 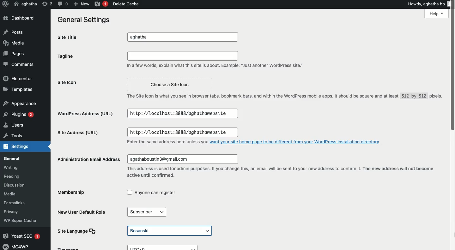 I want to click on Choose a Site Icon, so click(x=169, y=85).